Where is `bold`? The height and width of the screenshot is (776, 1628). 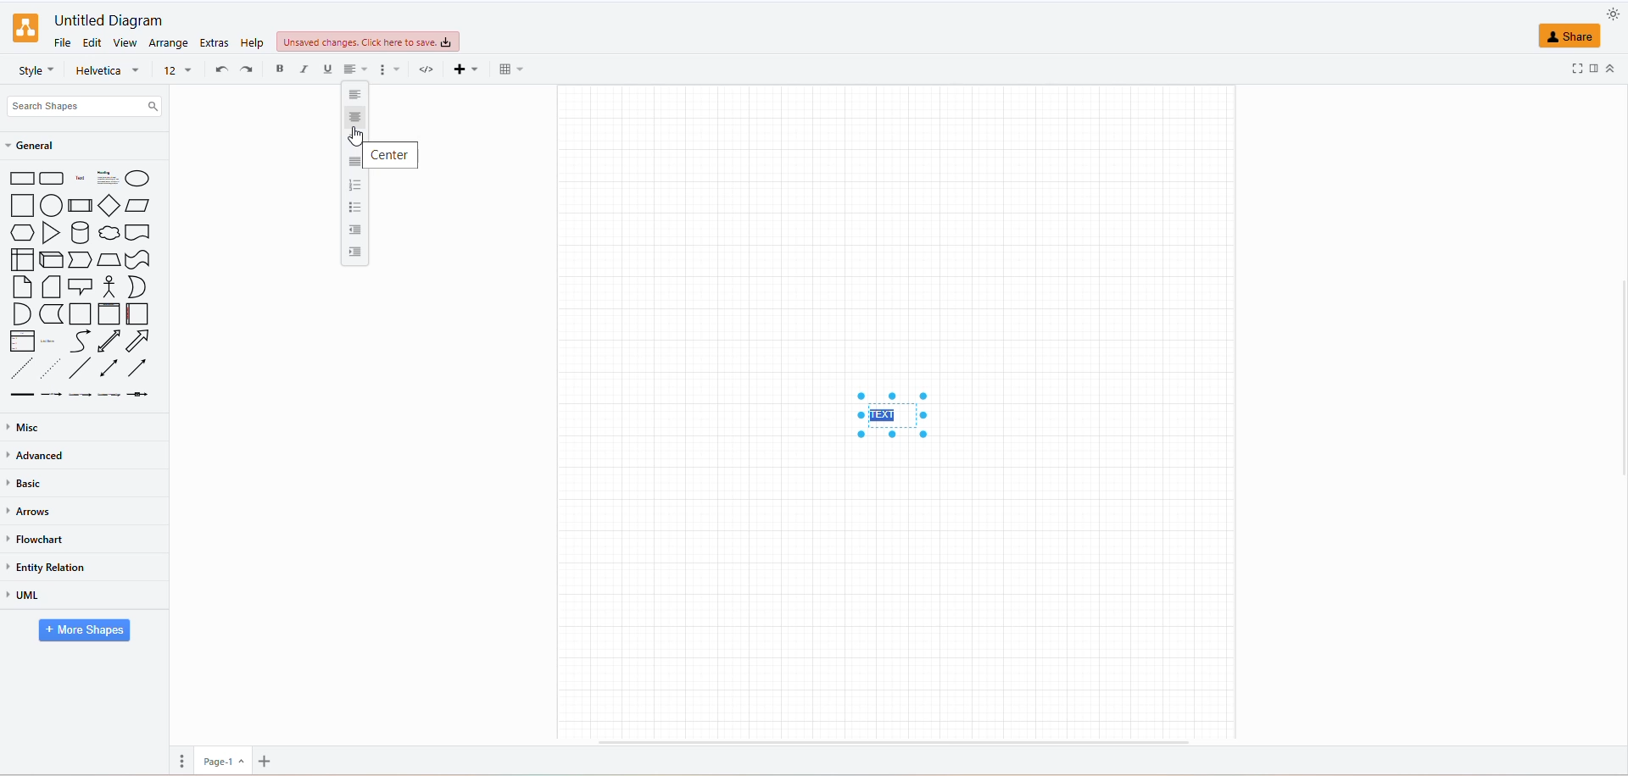 bold is located at coordinates (277, 70).